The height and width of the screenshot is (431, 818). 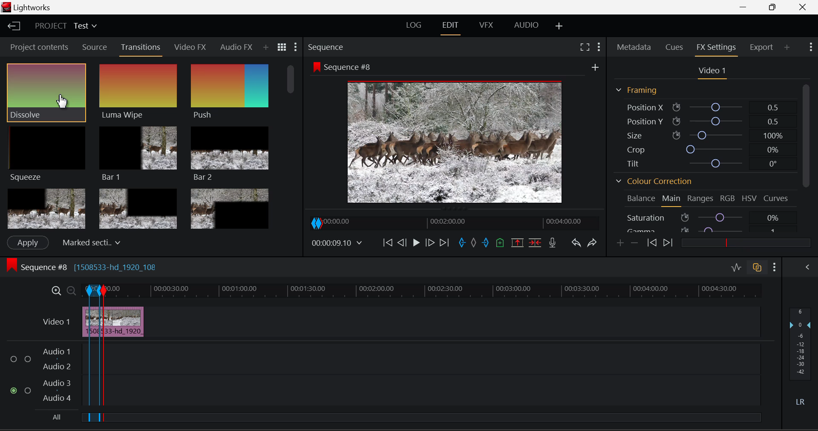 What do you see at coordinates (56, 290) in the screenshot?
I see `Timeline Zoom In` at bounding box center [56, 290].